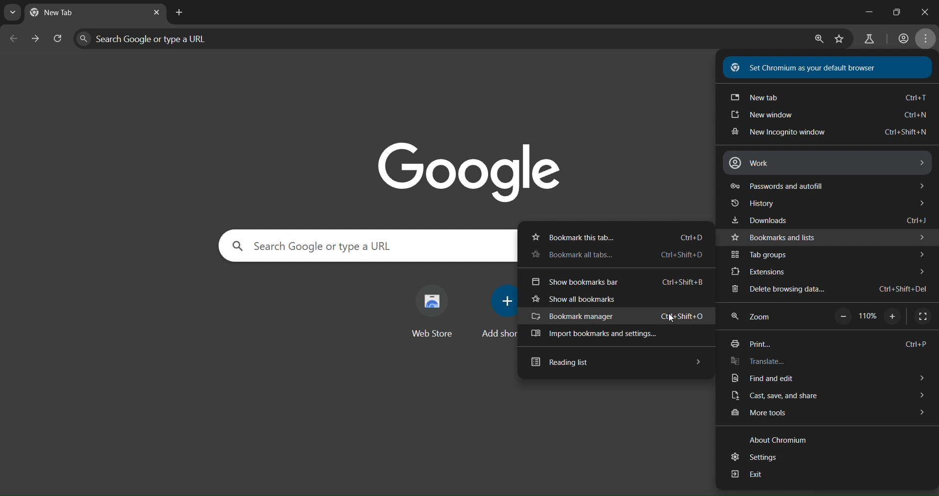  I want to click on close, so click(926, 10).